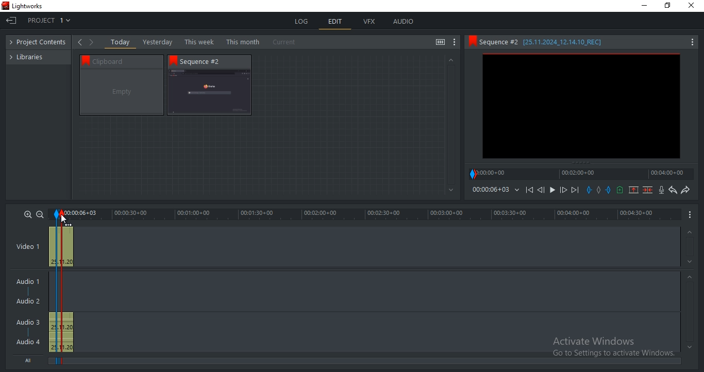 The width and height of the screenshot is (704, 372). I want to click on Pointer cursor, so click(62, 217).